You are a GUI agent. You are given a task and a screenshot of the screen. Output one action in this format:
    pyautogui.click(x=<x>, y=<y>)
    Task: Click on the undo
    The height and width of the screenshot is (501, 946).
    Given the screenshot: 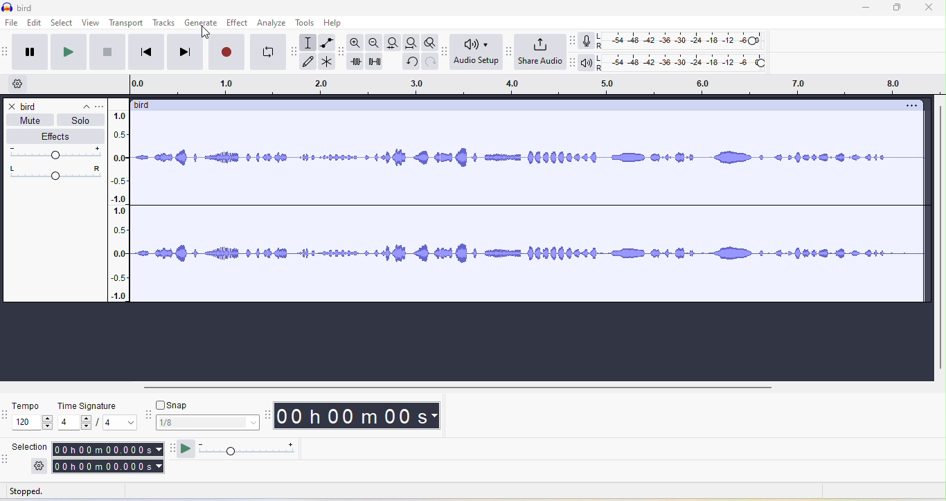 What is the action you would take?
    pyautogui.click(x=410, y=62)
    